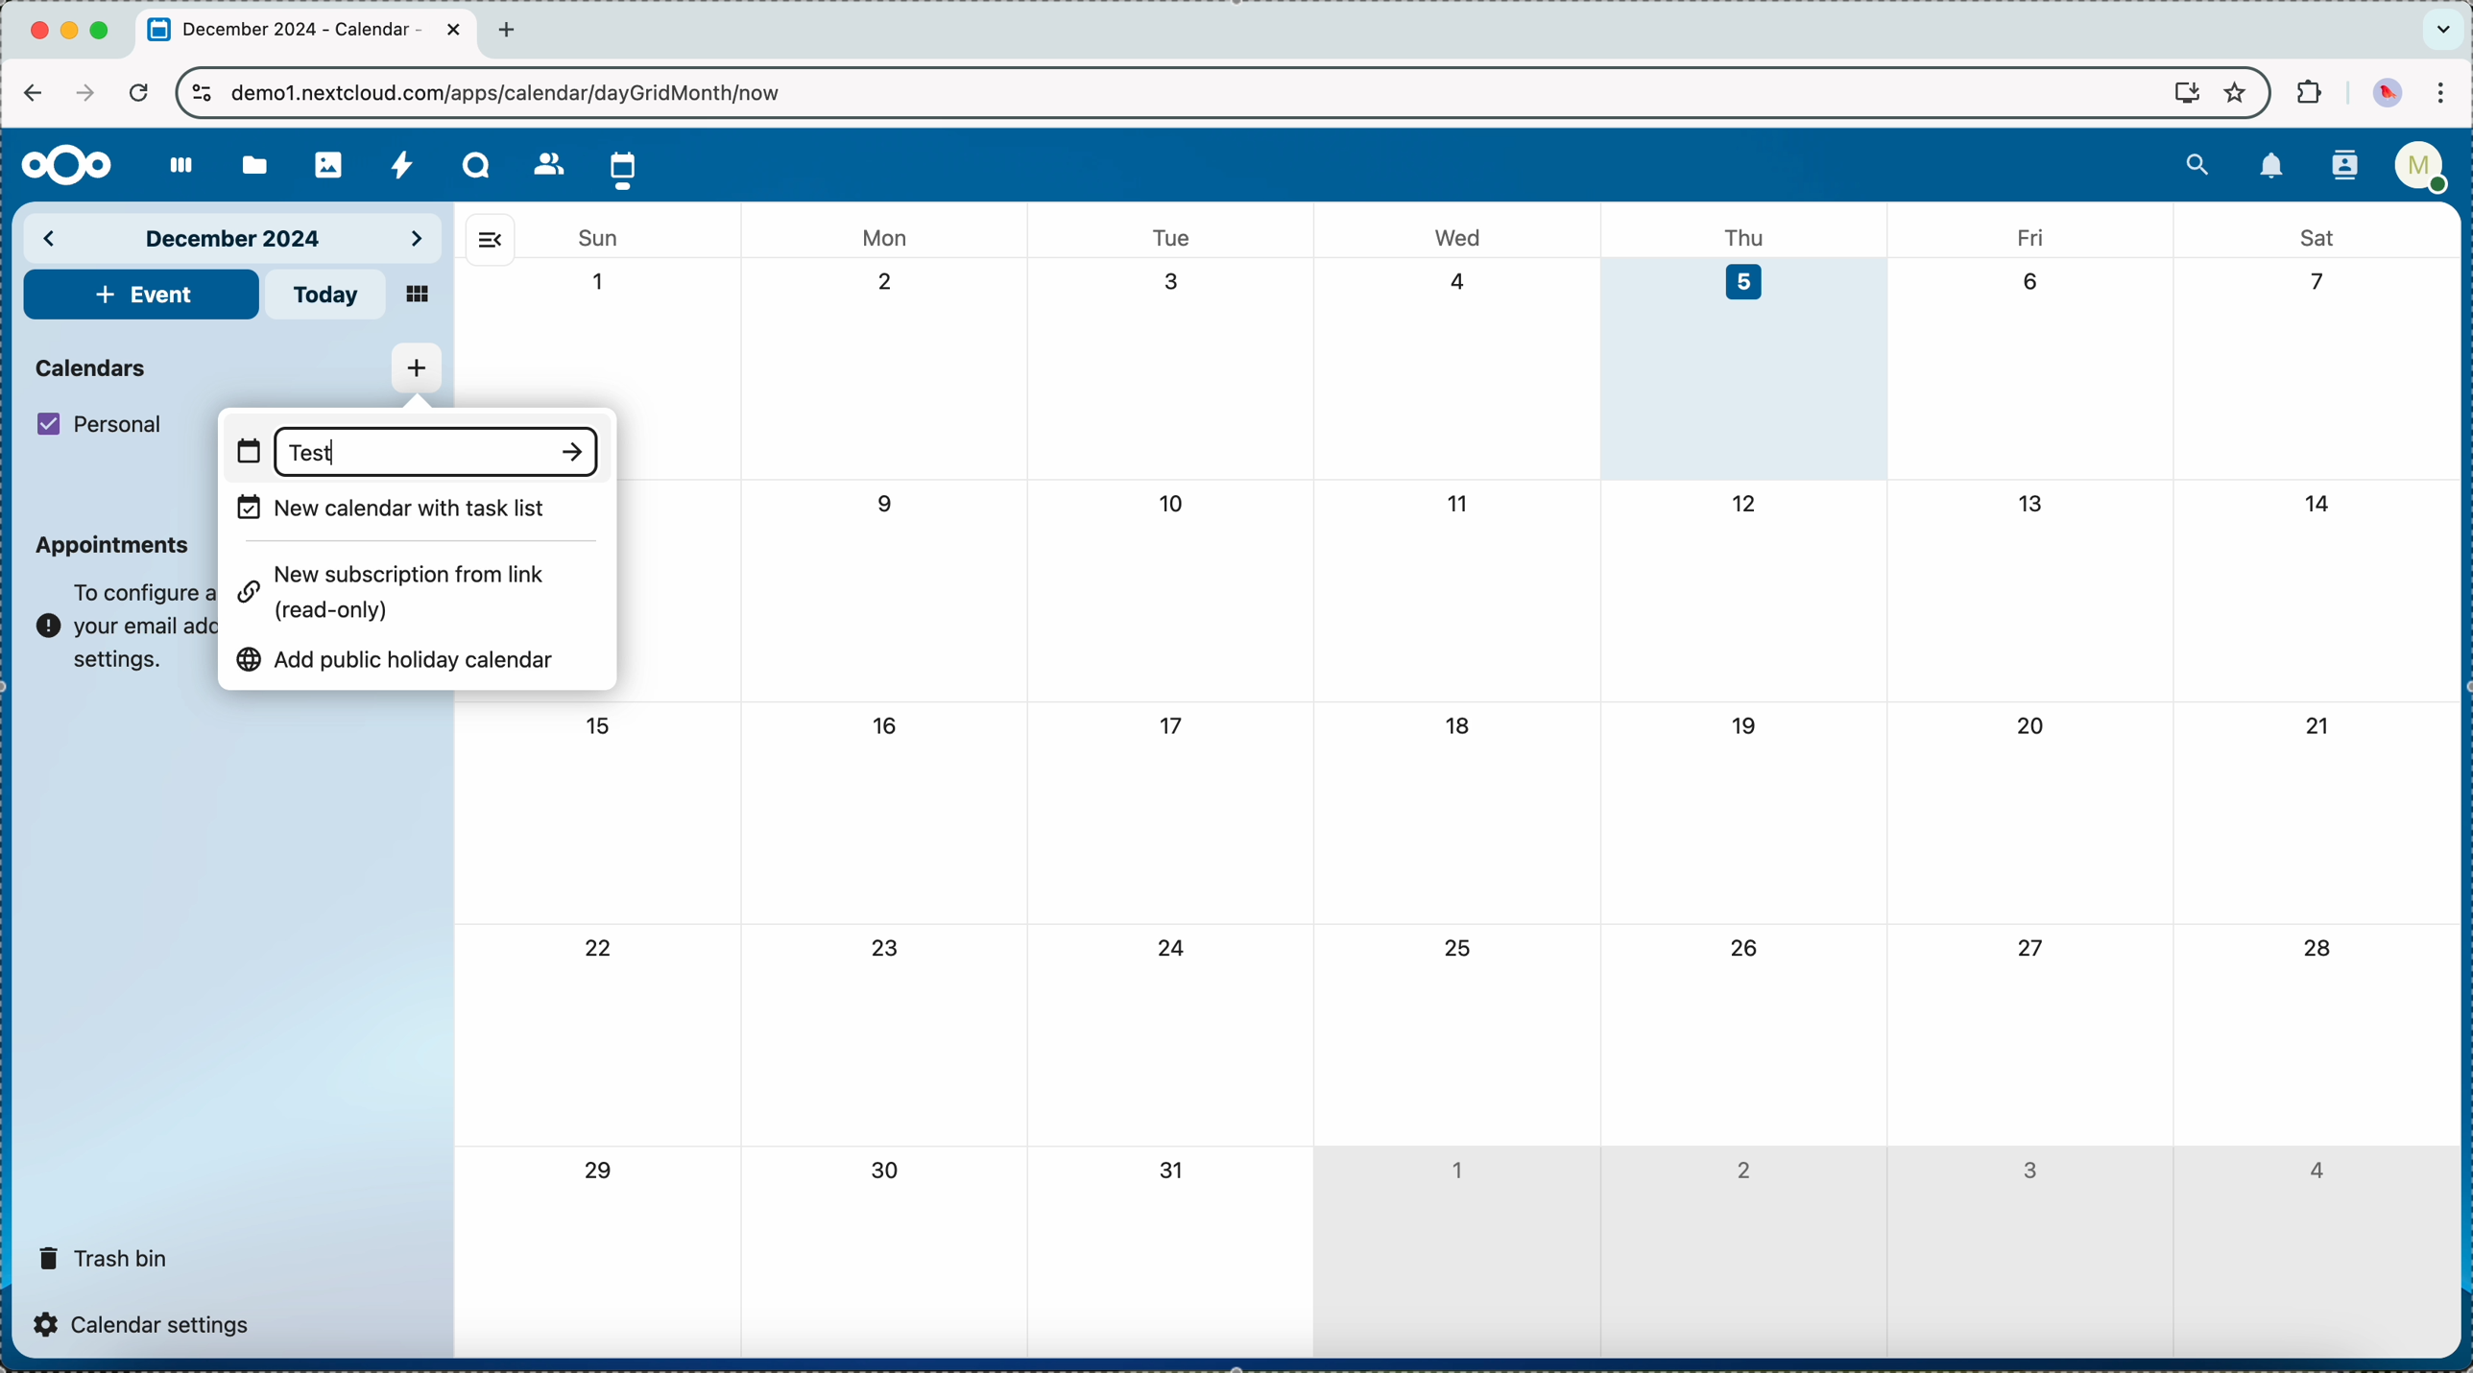  What do you see at coordinates (2028, 236) in the screenshot?
I see `fri` at bounding box center [2028, 236].